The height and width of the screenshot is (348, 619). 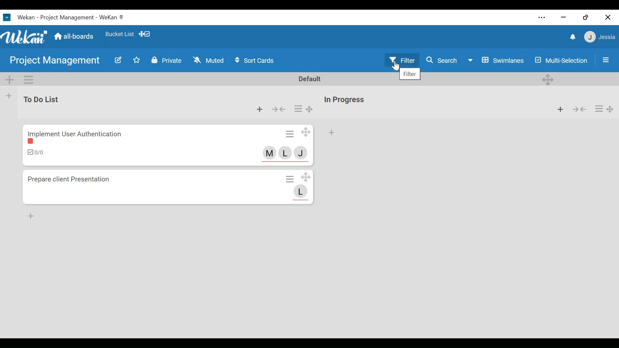 I want to click on Add Card Bottom of the list, so click(x=29, y=217).